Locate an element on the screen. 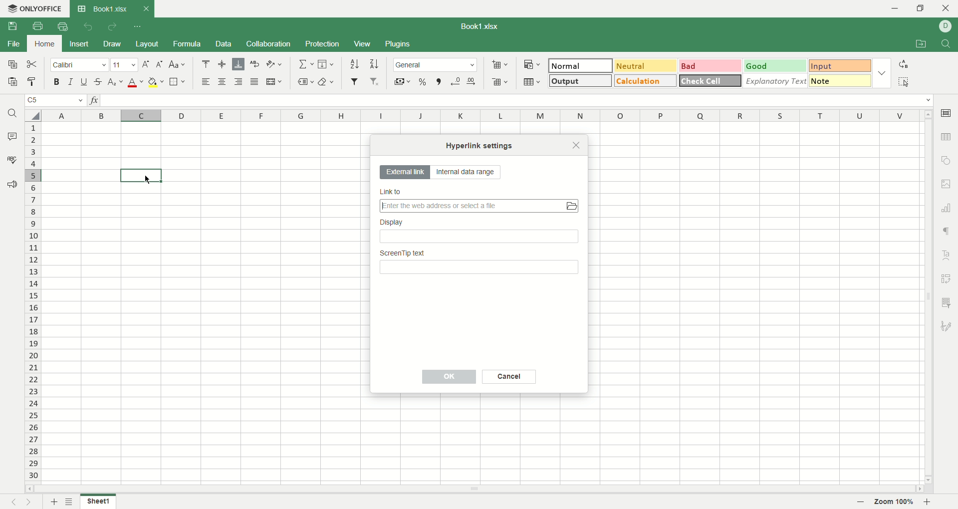  subscript/superscript is located at coordinates (115, 82).